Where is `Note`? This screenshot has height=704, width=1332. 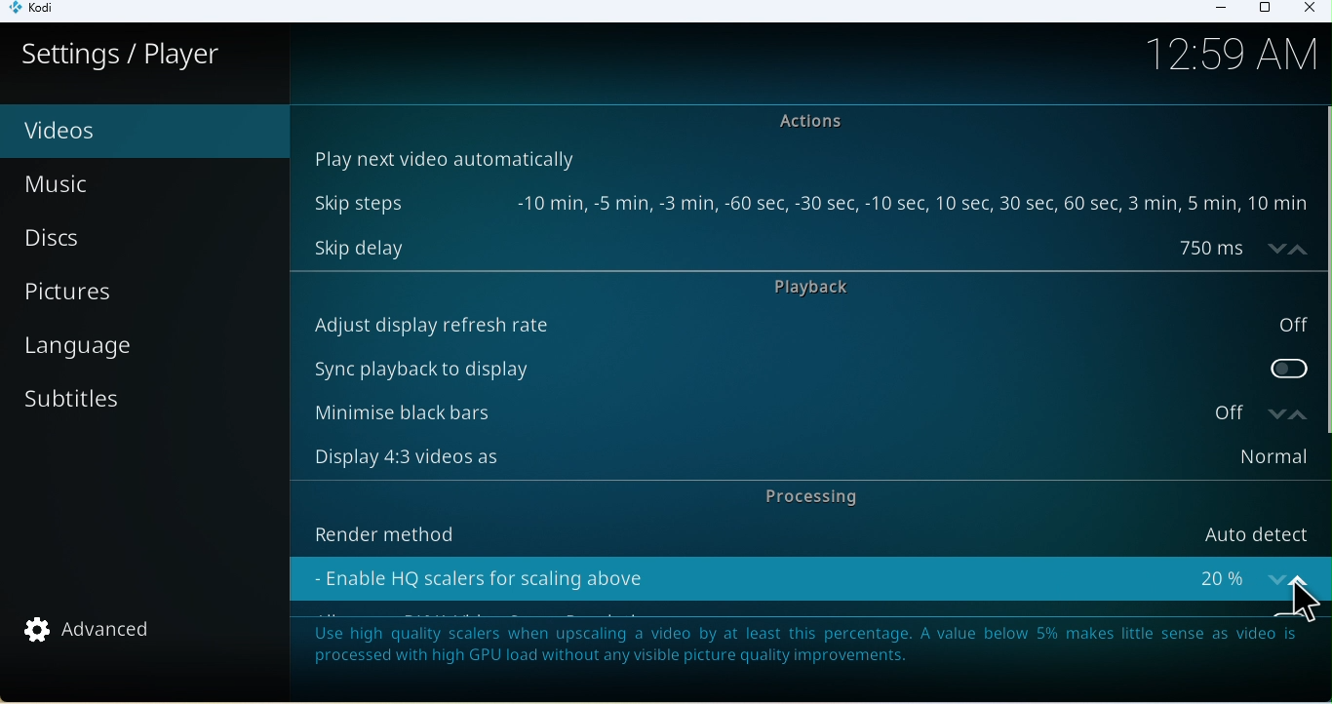 Note is located at coordinates (808, 653).